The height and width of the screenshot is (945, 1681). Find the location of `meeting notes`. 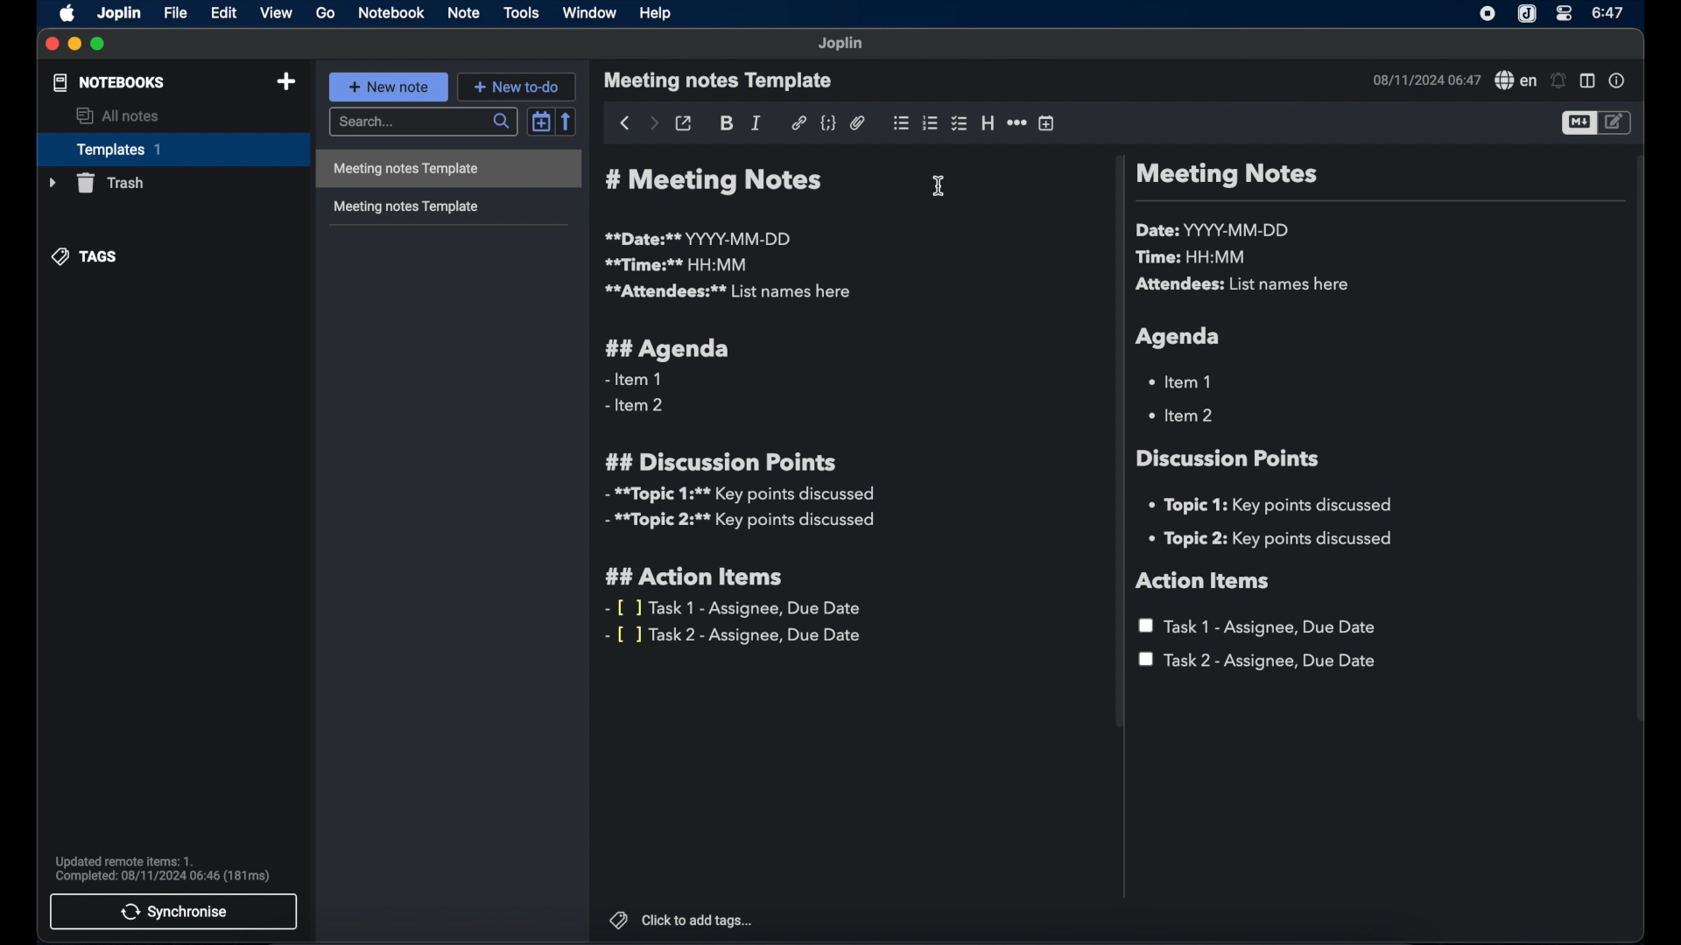

meeting notes is located at coordinates (1226, 176).